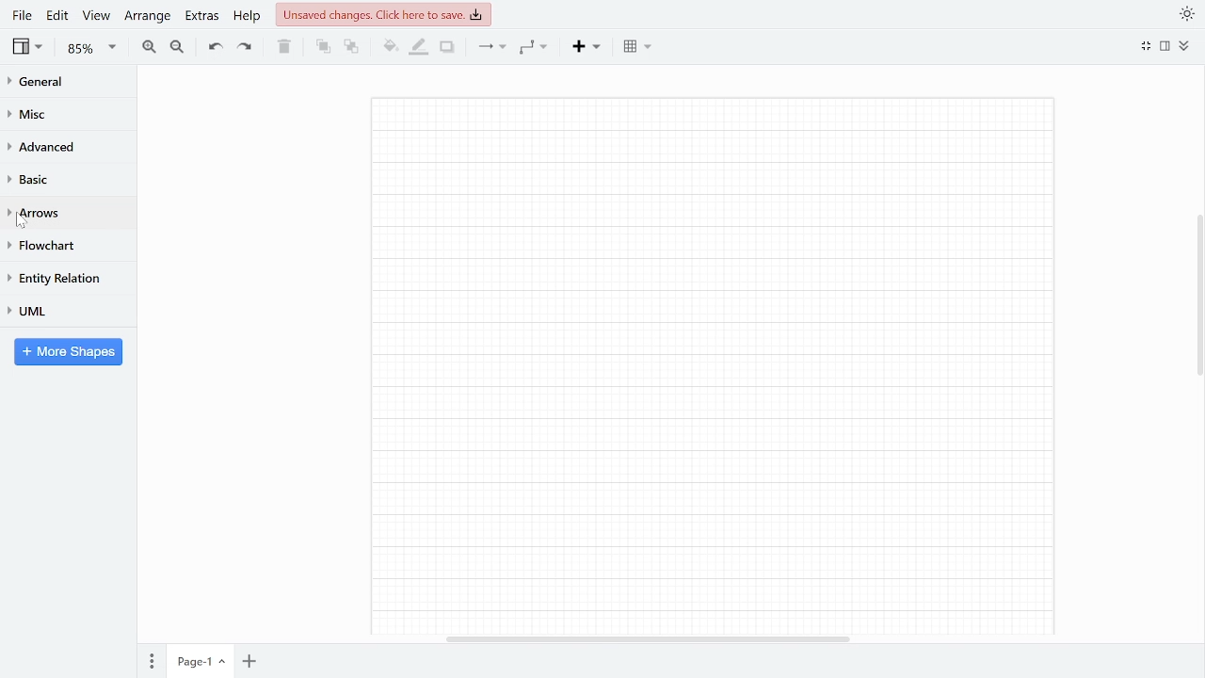 This screenshot has height=678, width=1205. What do you see at coordinates (57, 15) in the screenshot?
I see `EDit` at bounding box center [57, 15].